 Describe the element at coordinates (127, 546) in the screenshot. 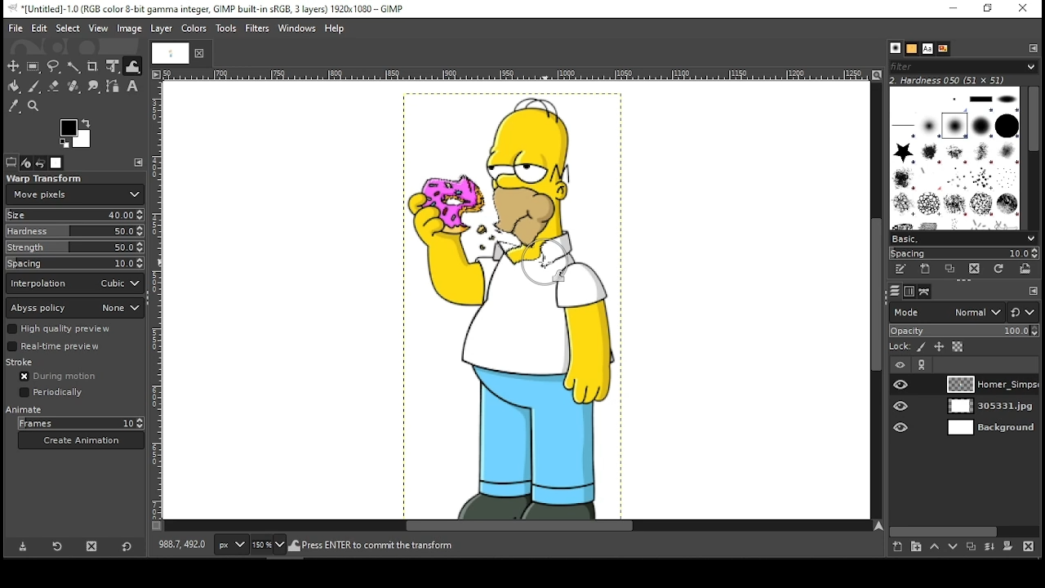

I see `reset to default values` at that location.